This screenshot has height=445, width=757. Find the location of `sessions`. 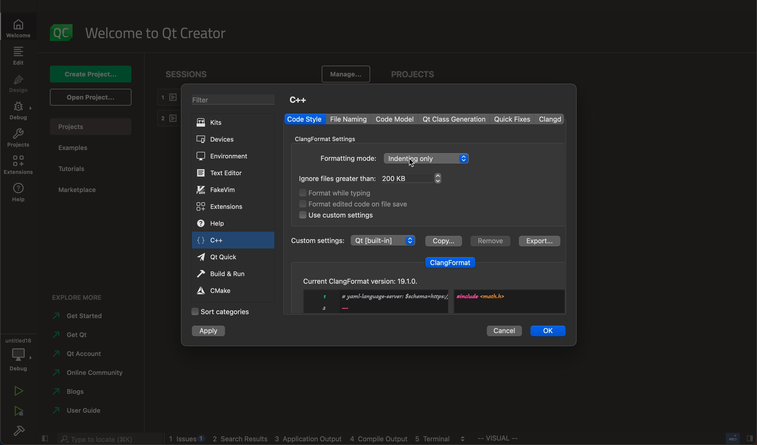

sessions is located at coordinates (192, 74).